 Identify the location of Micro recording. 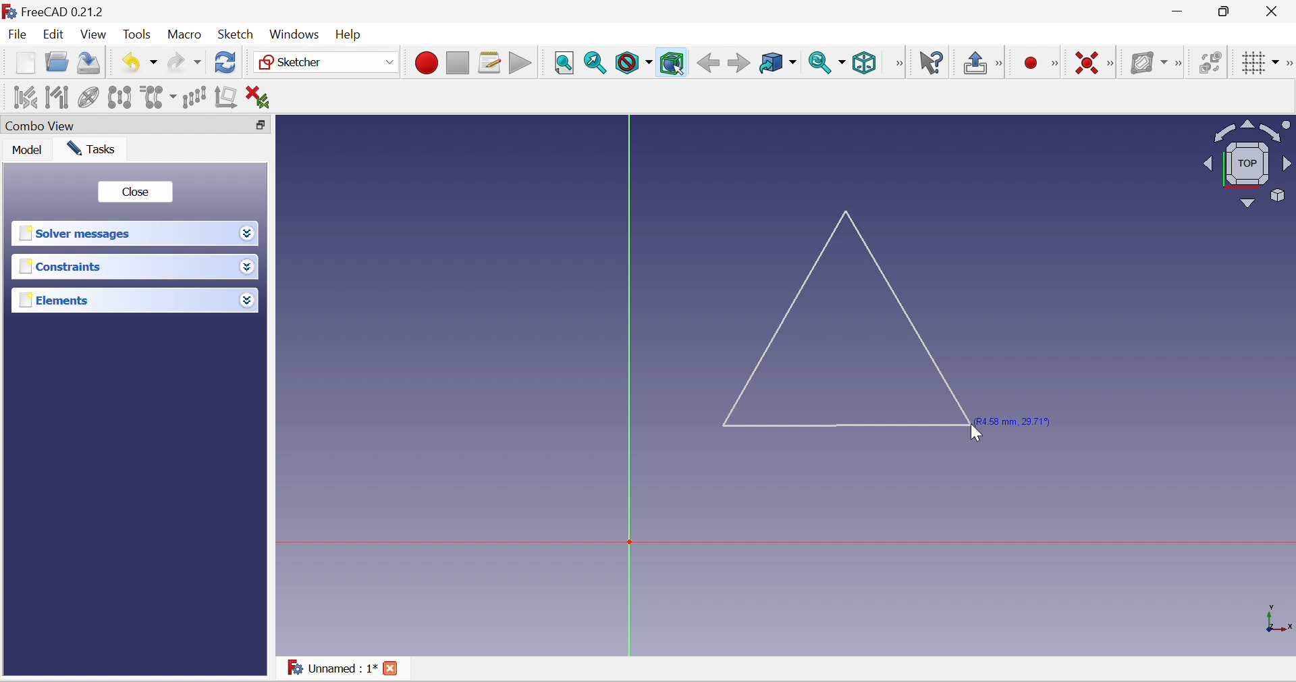
(1031, 64).